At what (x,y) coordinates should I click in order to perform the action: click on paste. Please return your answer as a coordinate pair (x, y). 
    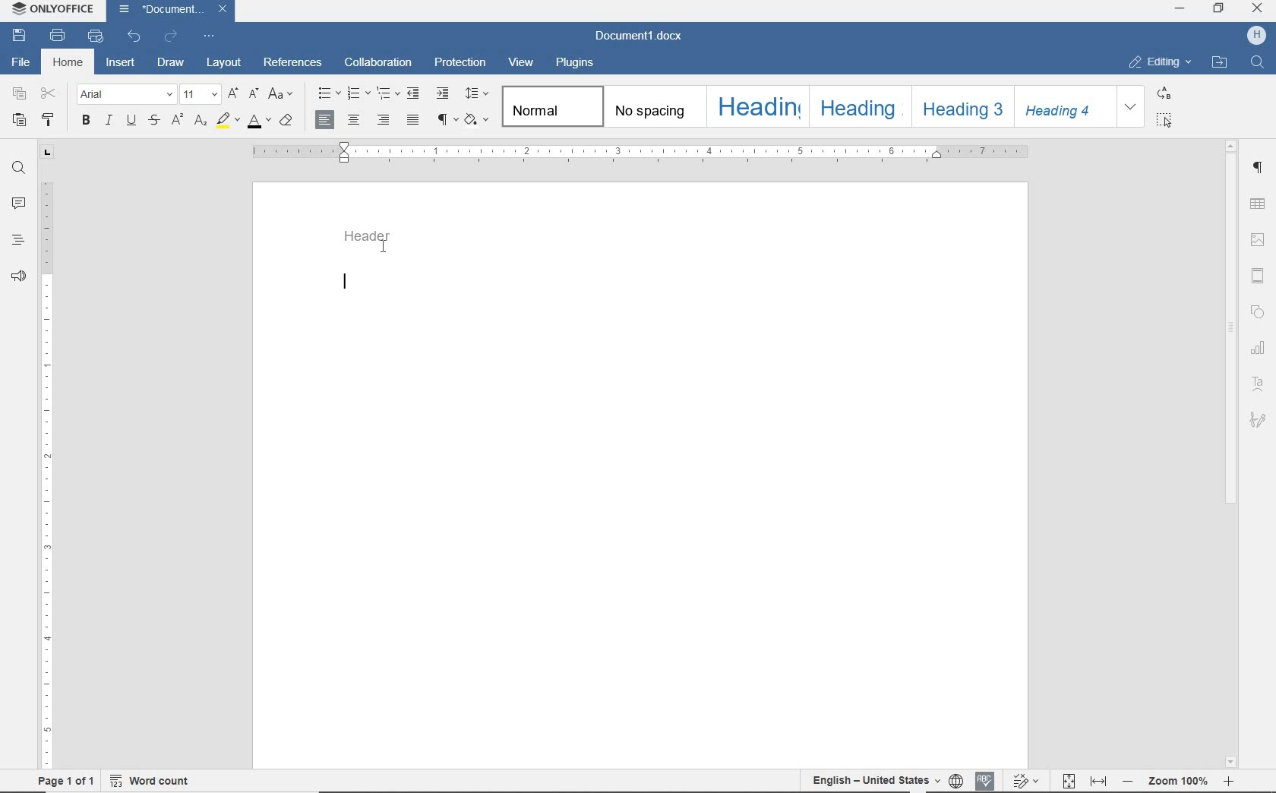
    Looking at the image, I should click on (20, 120).